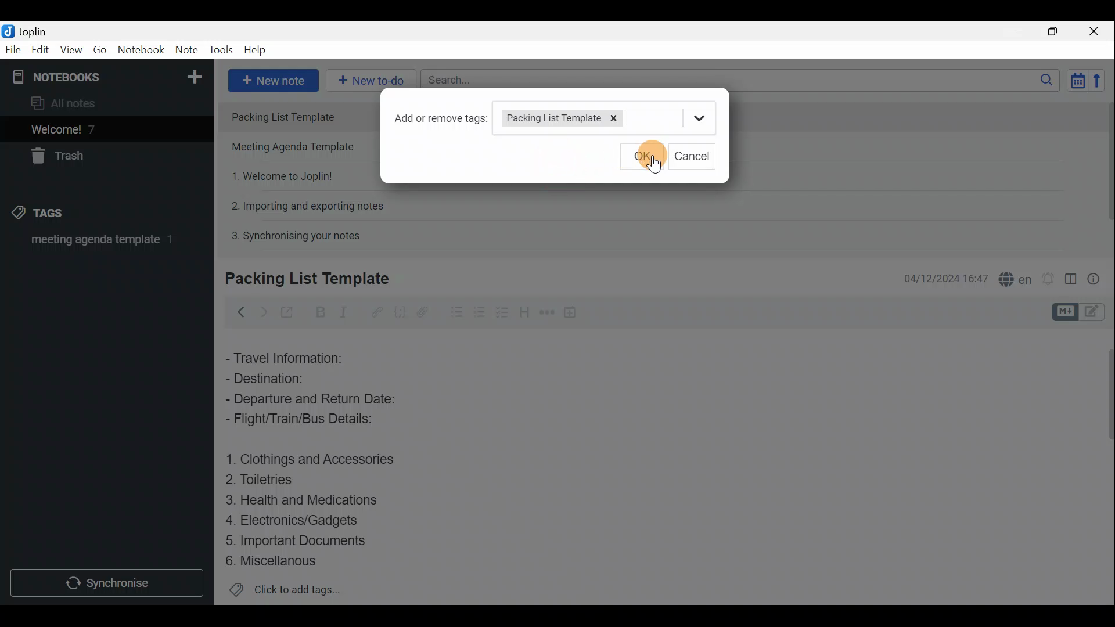 This screenshot has height=627, width=1115. I want to click on New note, so click(272, 79).